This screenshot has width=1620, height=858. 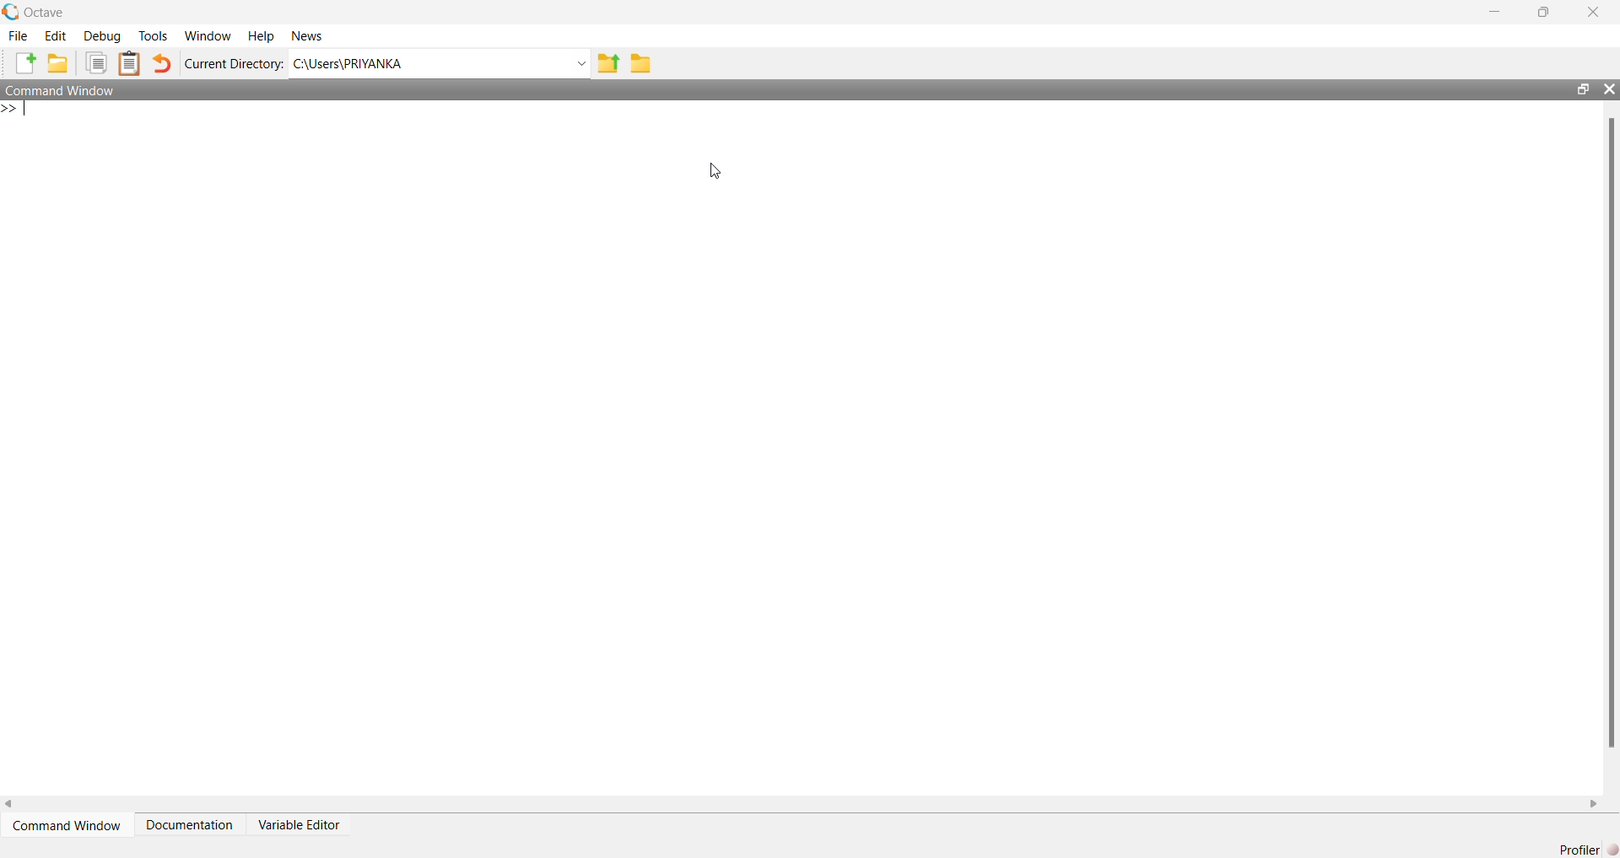 What do you see at coordinates (67, 826) in the screenshot?
I see `Command Window` at bounding box center [67, 826].